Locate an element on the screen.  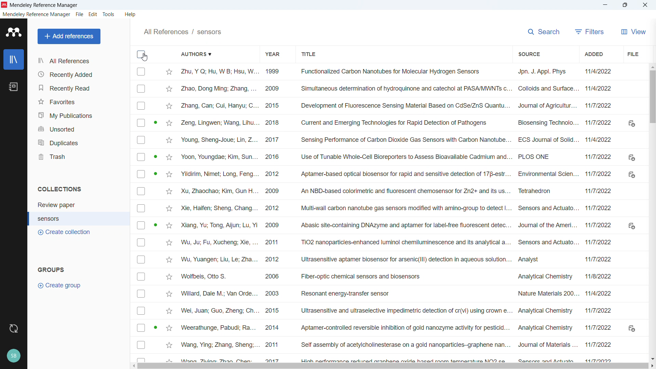
unsorted is located at coordinates (79, 128).